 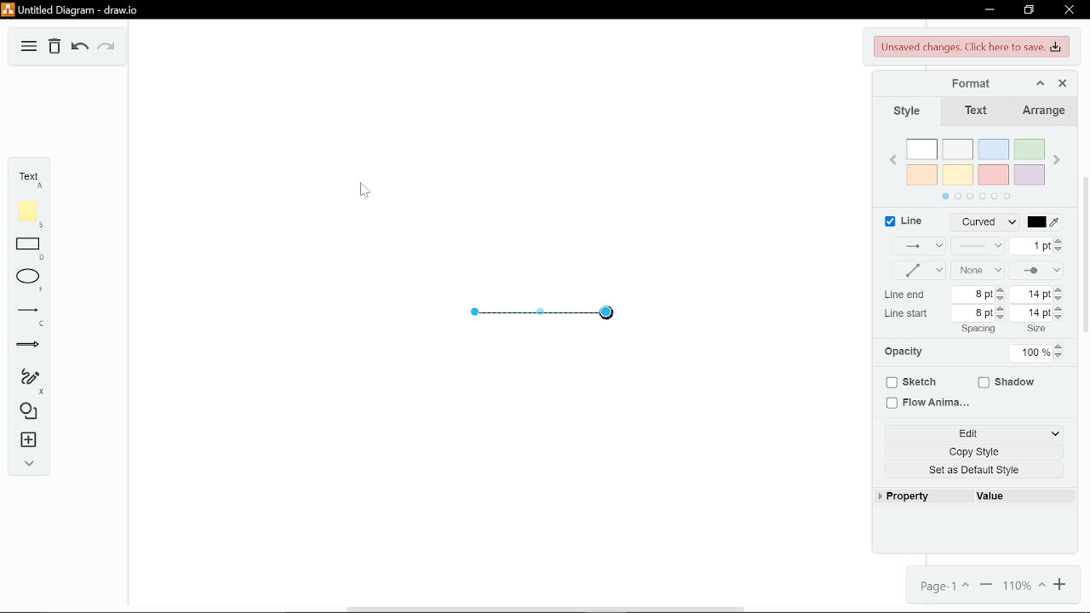 I want to click on spacing, so click(x=978, y=329).